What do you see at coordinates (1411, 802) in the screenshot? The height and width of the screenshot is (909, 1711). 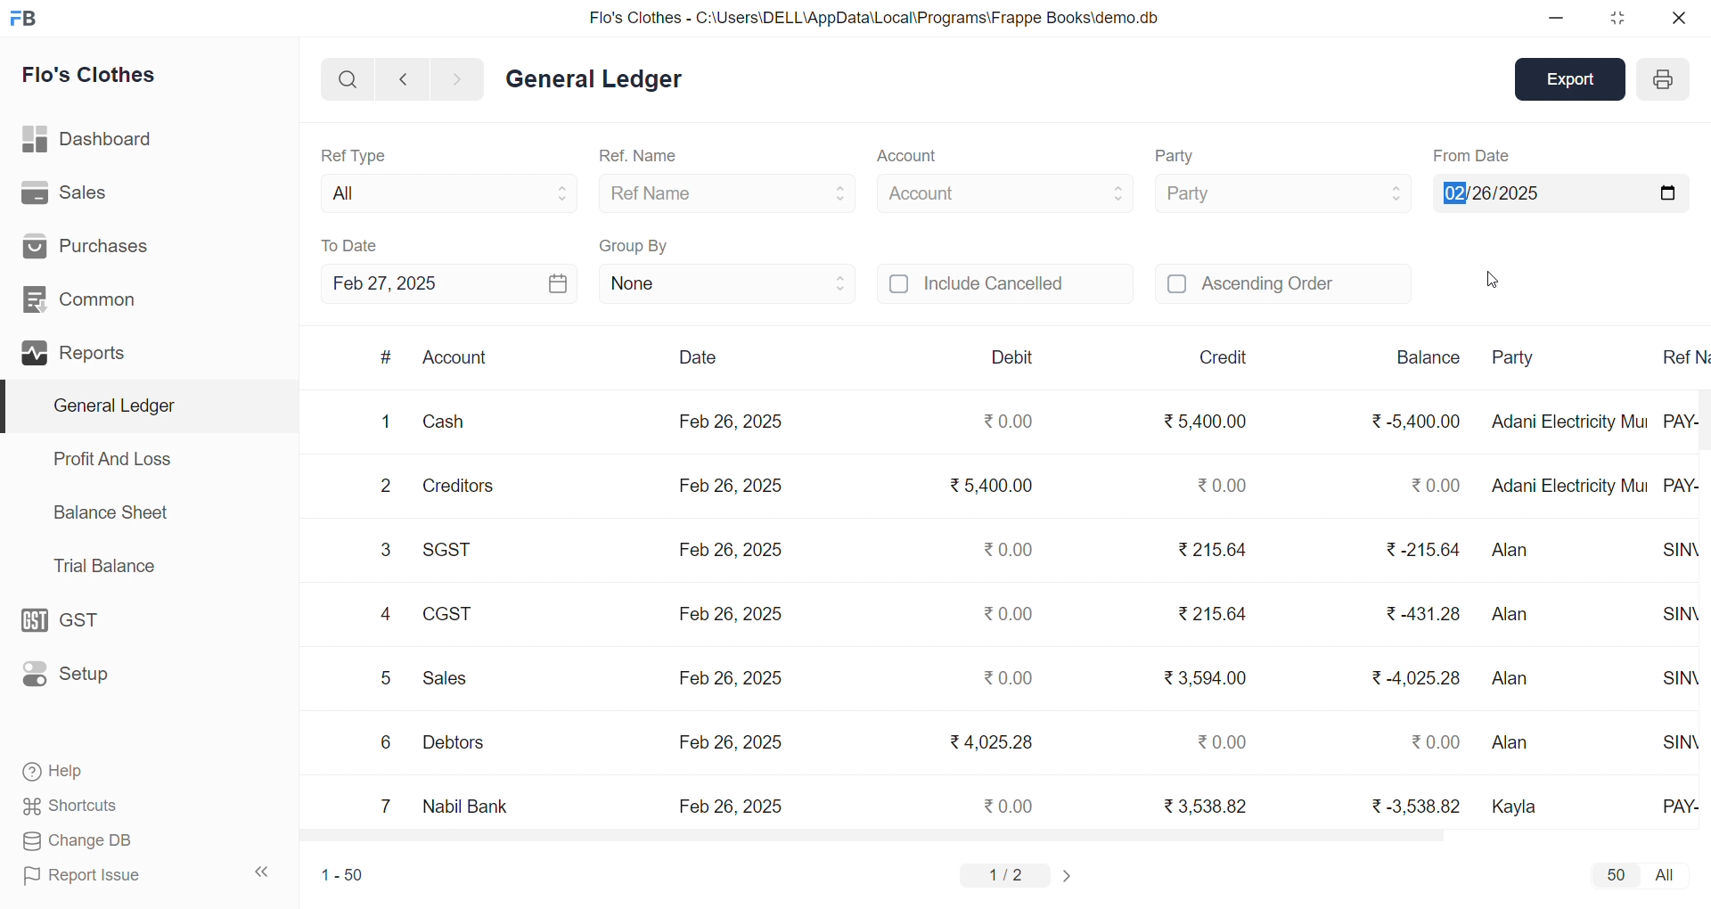 I see `₹ -3,538.82` at bounding box center [1411, 802].